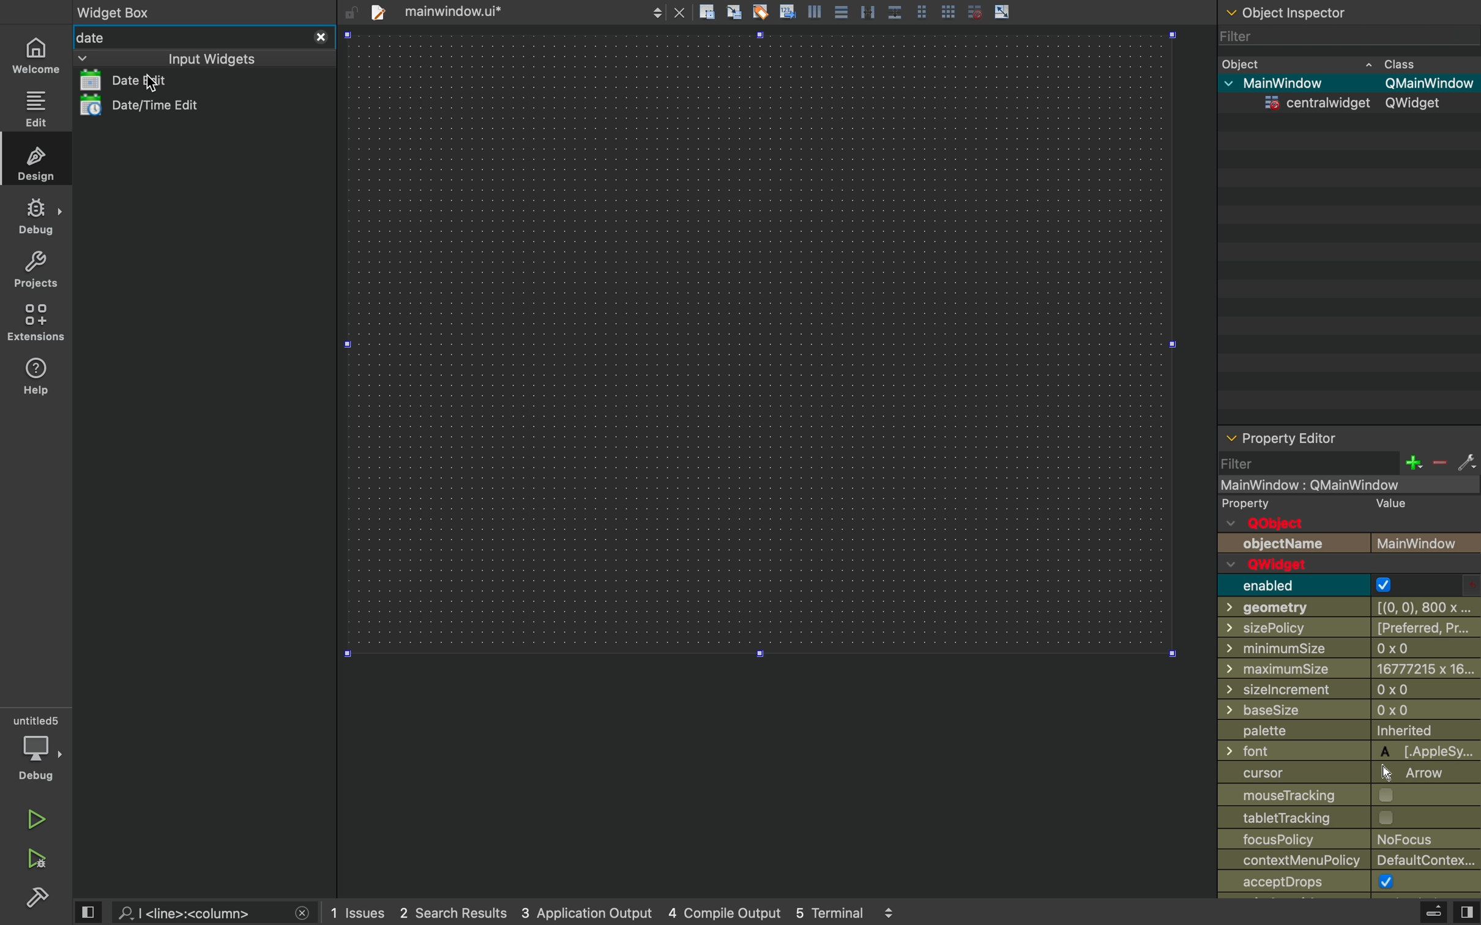  Describe the element at coordinates (1349, 692) in the screenshot. I see `sizeincrement` at that location.